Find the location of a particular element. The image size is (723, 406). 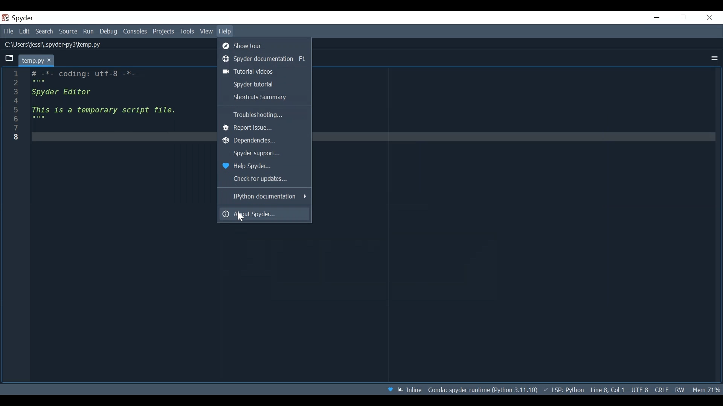

Cursor Position is located at coordinates (607, 390).